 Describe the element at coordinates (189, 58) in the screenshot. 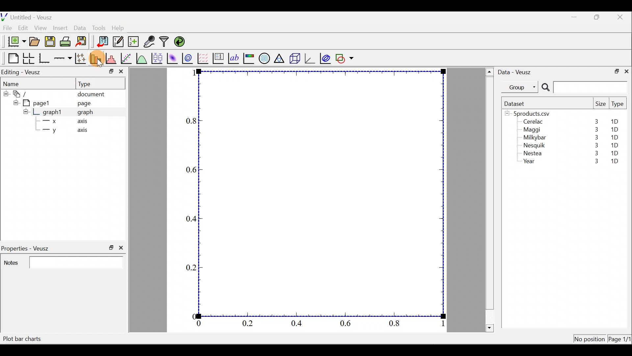

I see `Plot a 2d dataset as contours` at that location.